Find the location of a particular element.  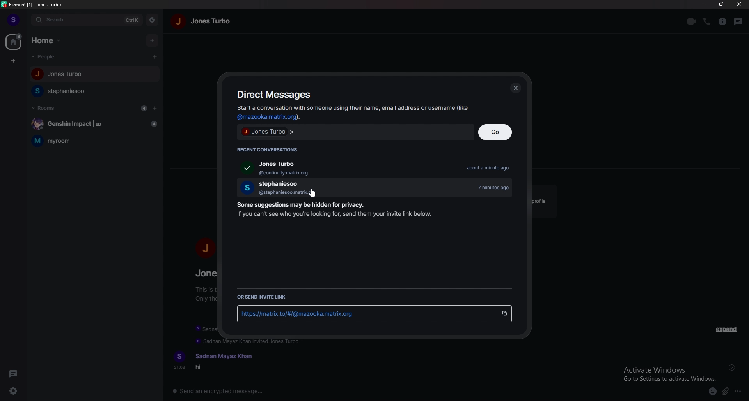

Jones Turbo is located at coordinates (57, 75).